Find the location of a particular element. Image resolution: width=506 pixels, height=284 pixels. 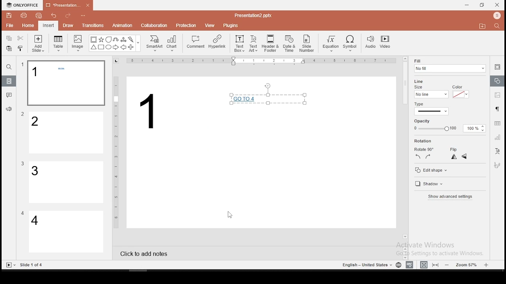

 is located at coordinates (23, 114).